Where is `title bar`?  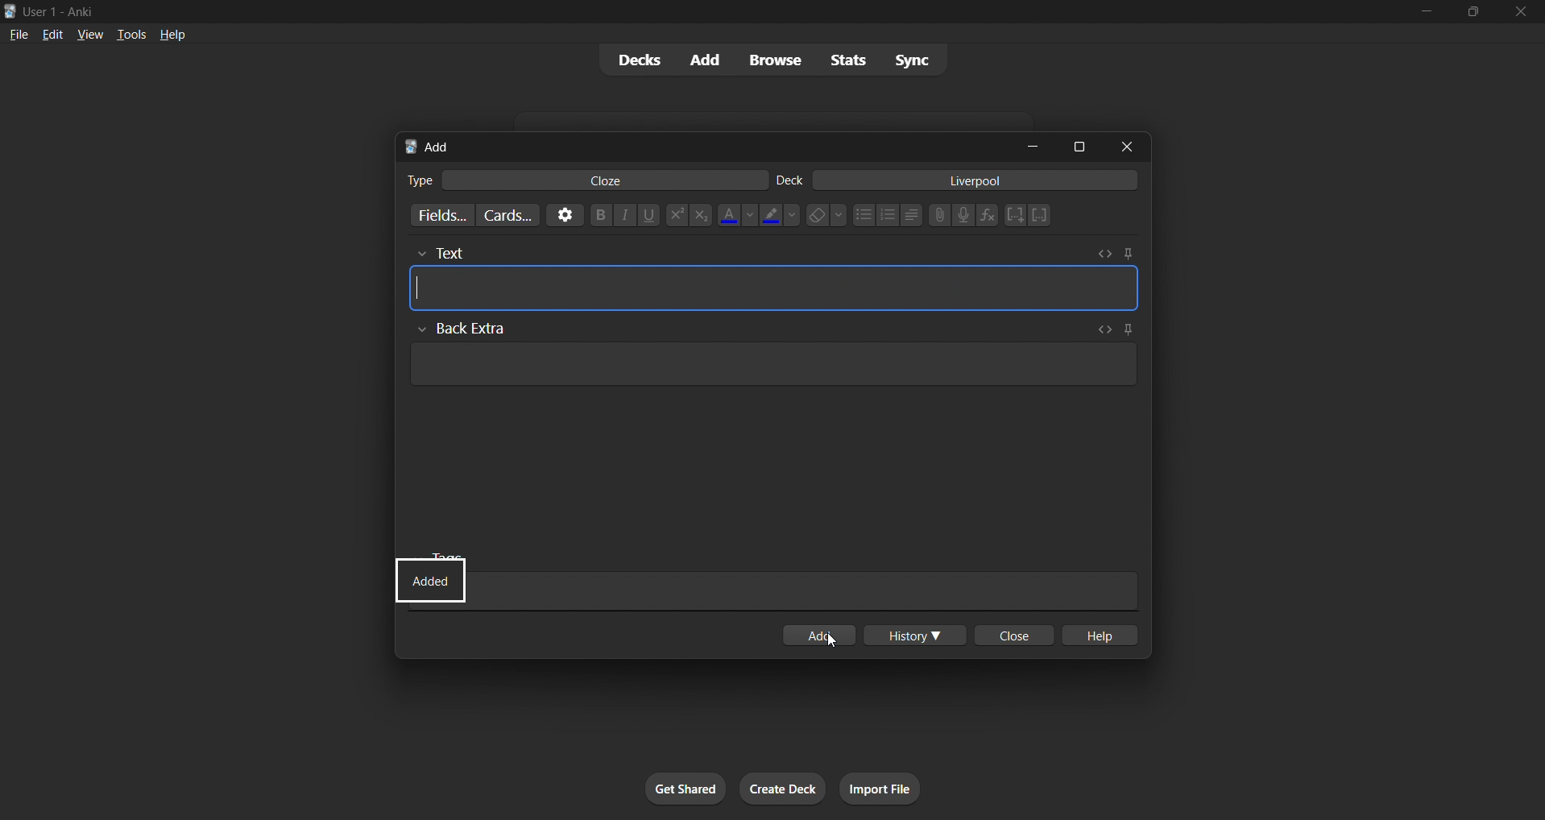 title bar is located at coordinates (648, 12).